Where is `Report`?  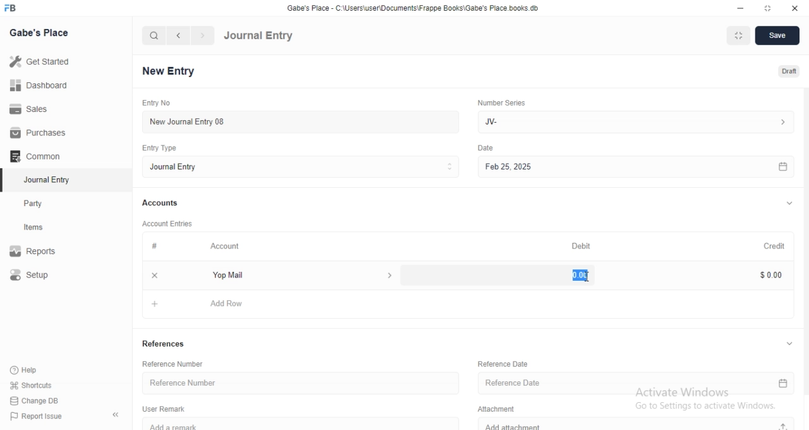
Report is located at coordinates (42, 251).